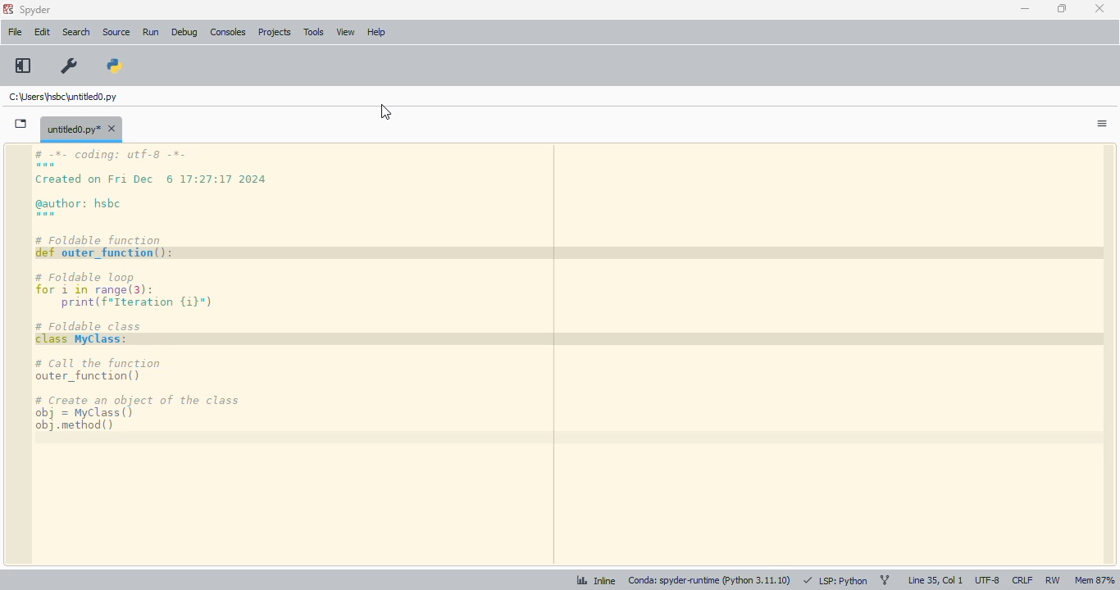  I want to click on logo, so click(8, 9).